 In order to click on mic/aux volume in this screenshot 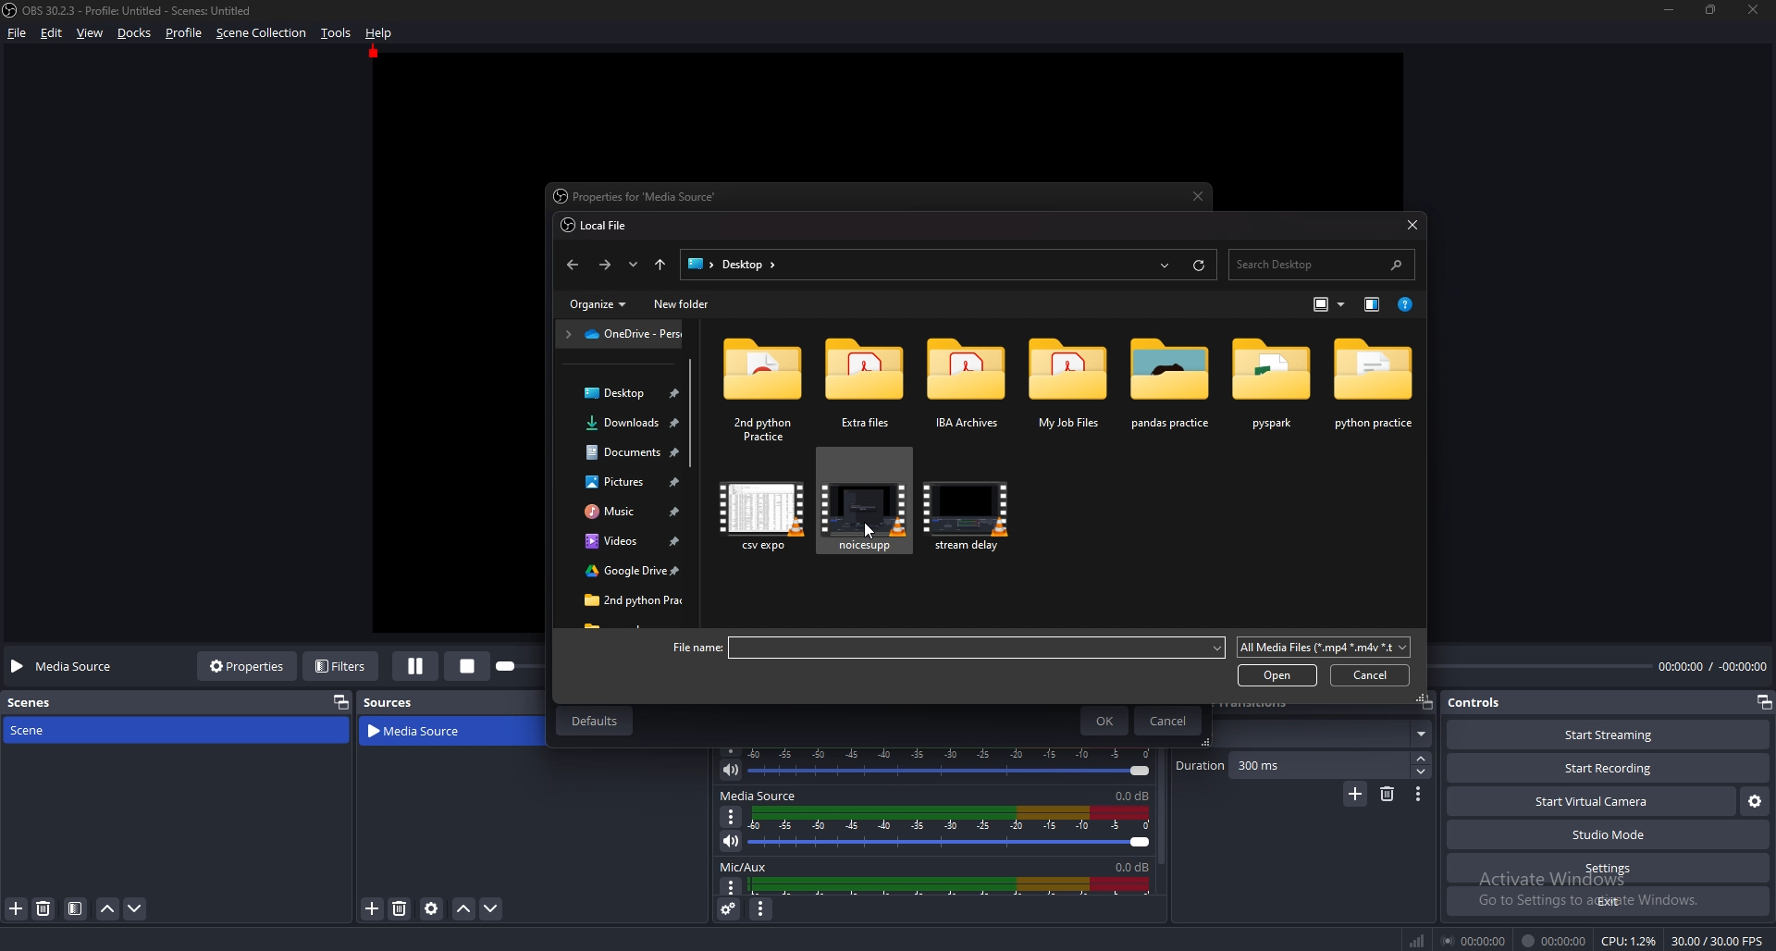, I will do `click(955, 885)`.